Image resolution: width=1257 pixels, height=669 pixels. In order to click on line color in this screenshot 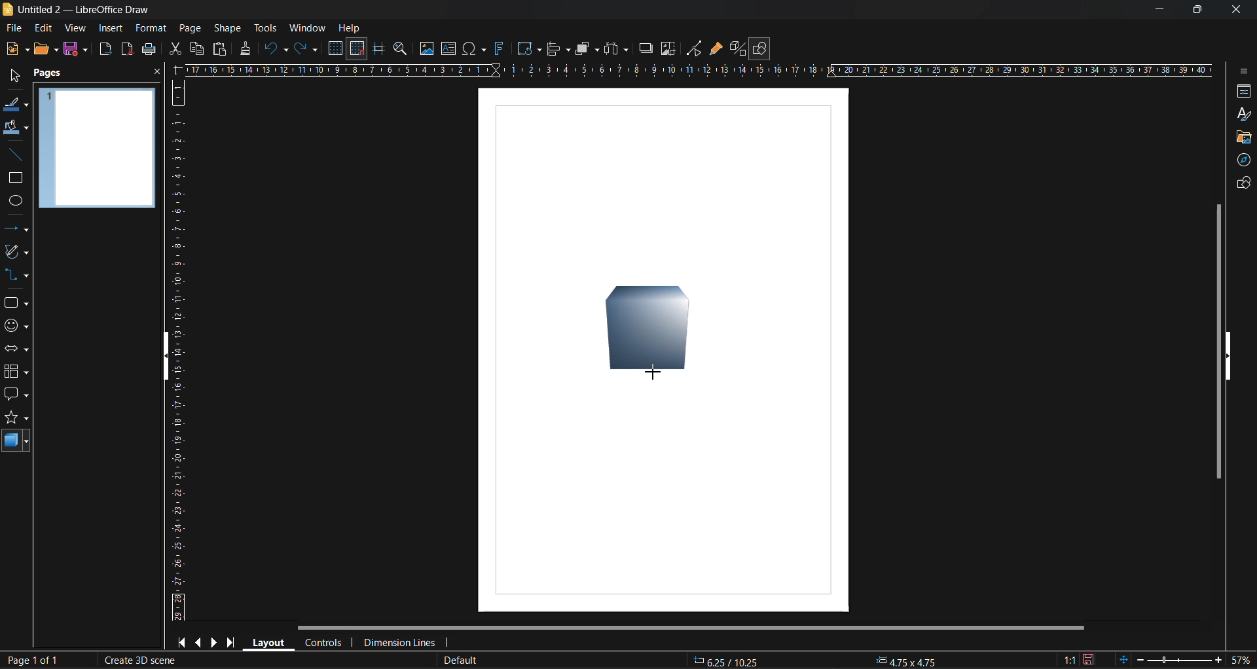, I will do `click(14, 105)`.